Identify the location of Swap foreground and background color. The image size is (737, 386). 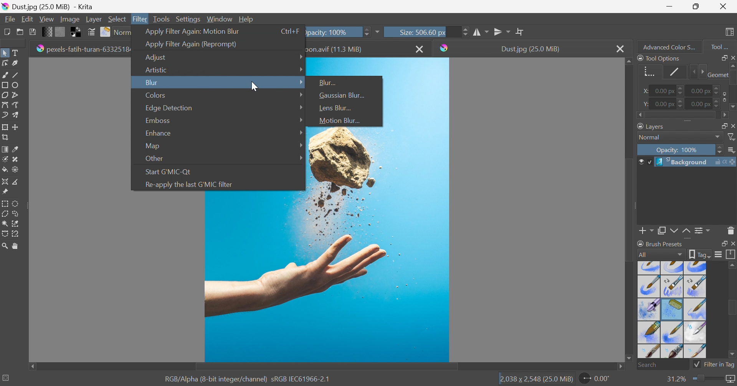
(77, 32).